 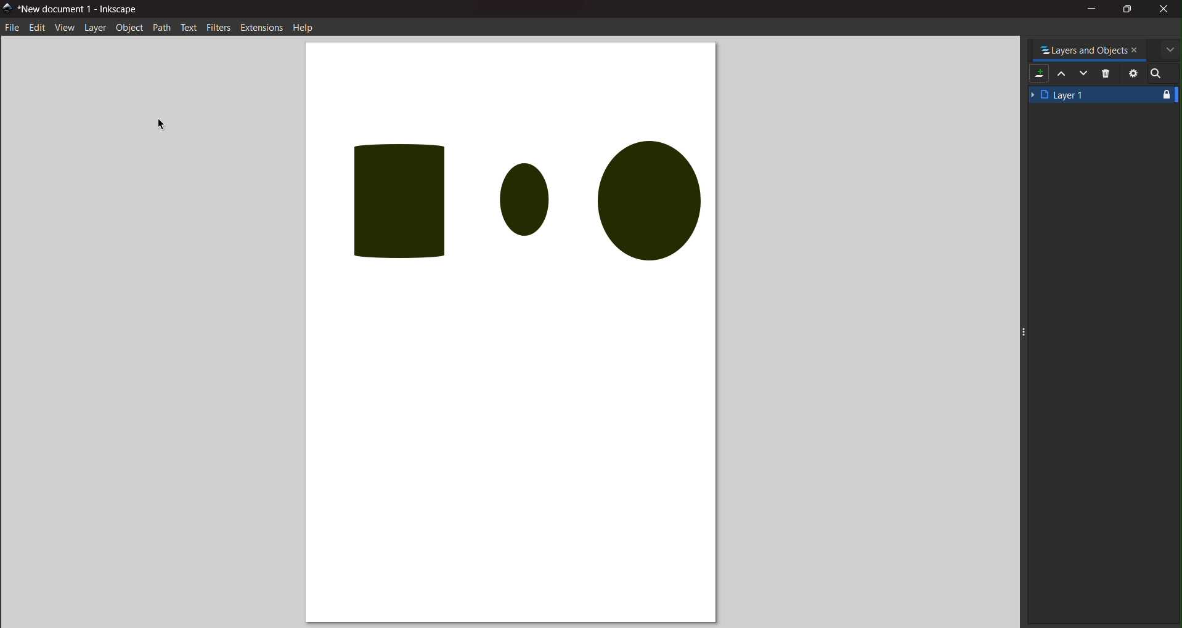 I want to click on minimize, so click(x=1092, y=10).